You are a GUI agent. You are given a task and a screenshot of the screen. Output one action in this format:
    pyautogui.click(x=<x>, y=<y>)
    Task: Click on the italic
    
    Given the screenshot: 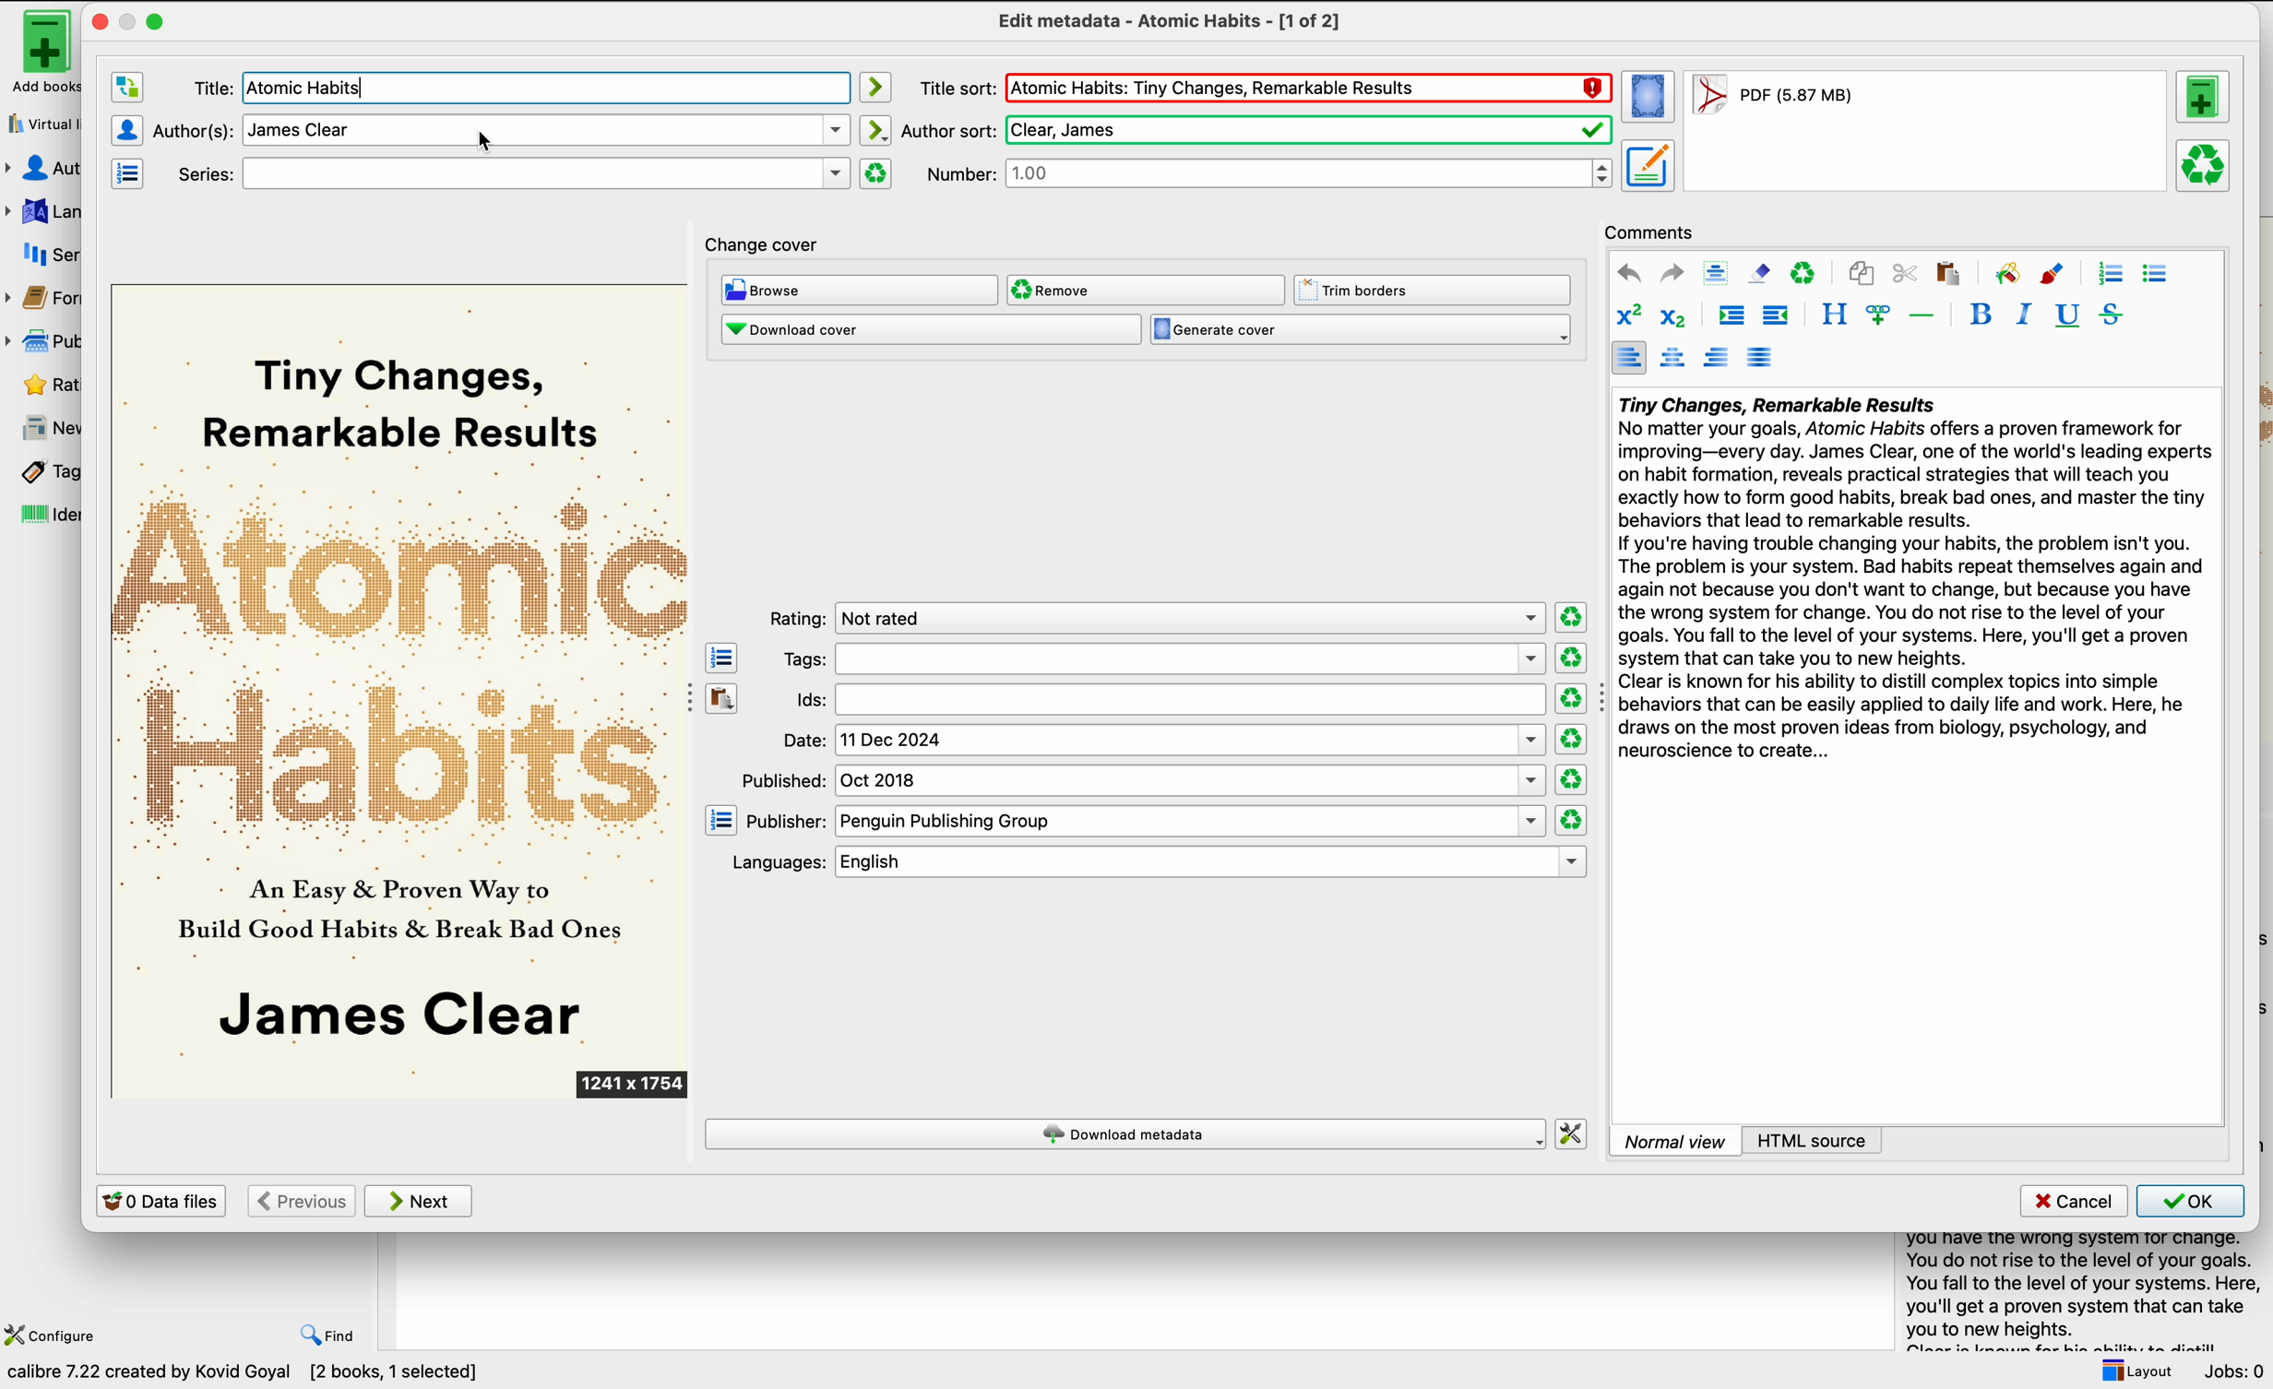 What is the action you would take?
    pyautogui.click(x=2025, y=315)
    